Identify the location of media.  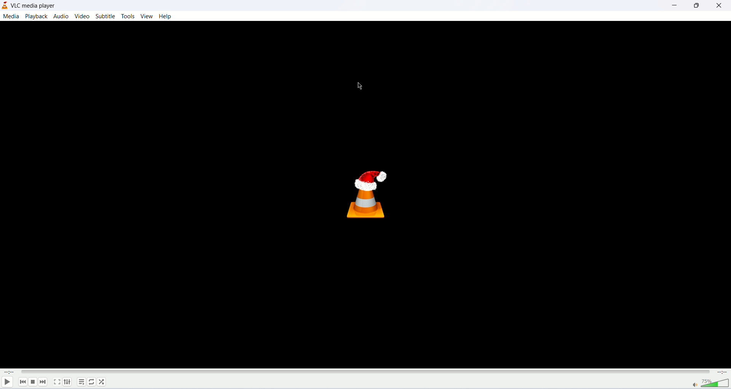
(11, 17).